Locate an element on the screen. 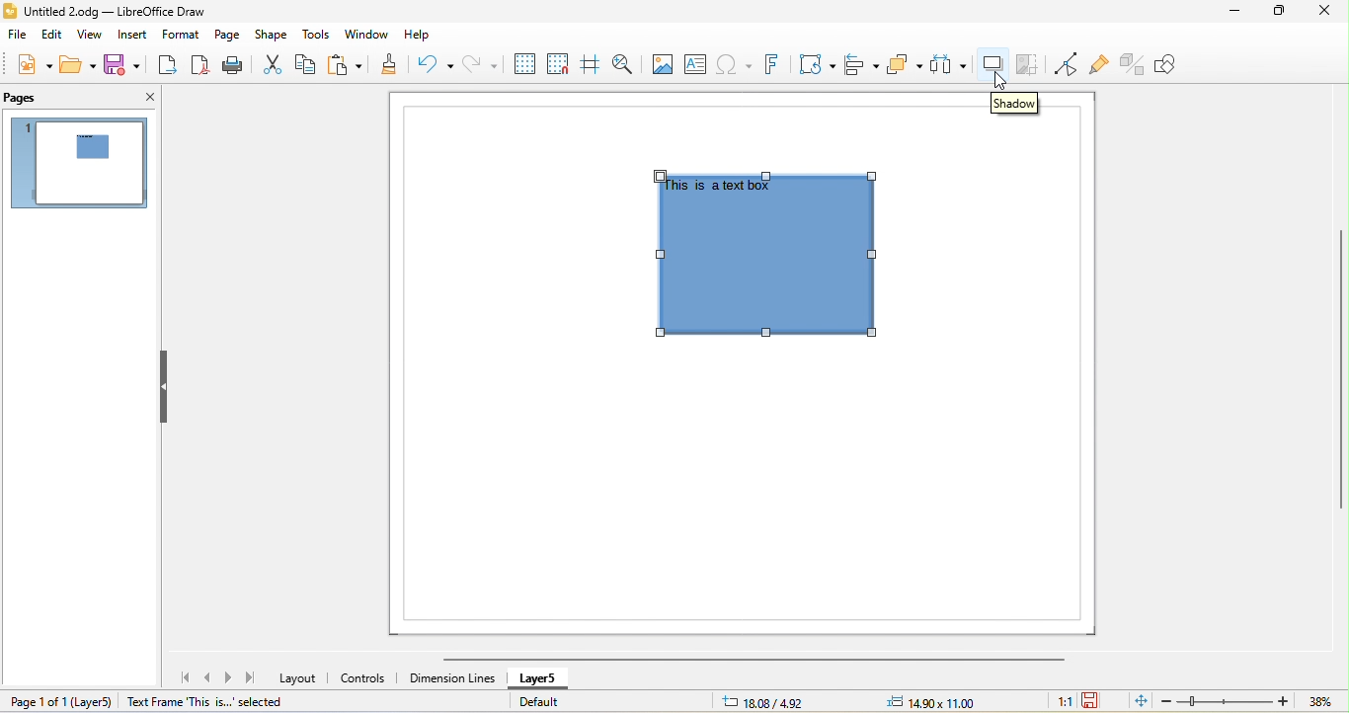  new is located at coordinates (30, 63).